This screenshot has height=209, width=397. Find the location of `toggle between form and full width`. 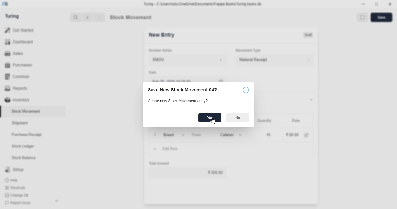

toggle between form and full width is located at coordinates (362, 17).